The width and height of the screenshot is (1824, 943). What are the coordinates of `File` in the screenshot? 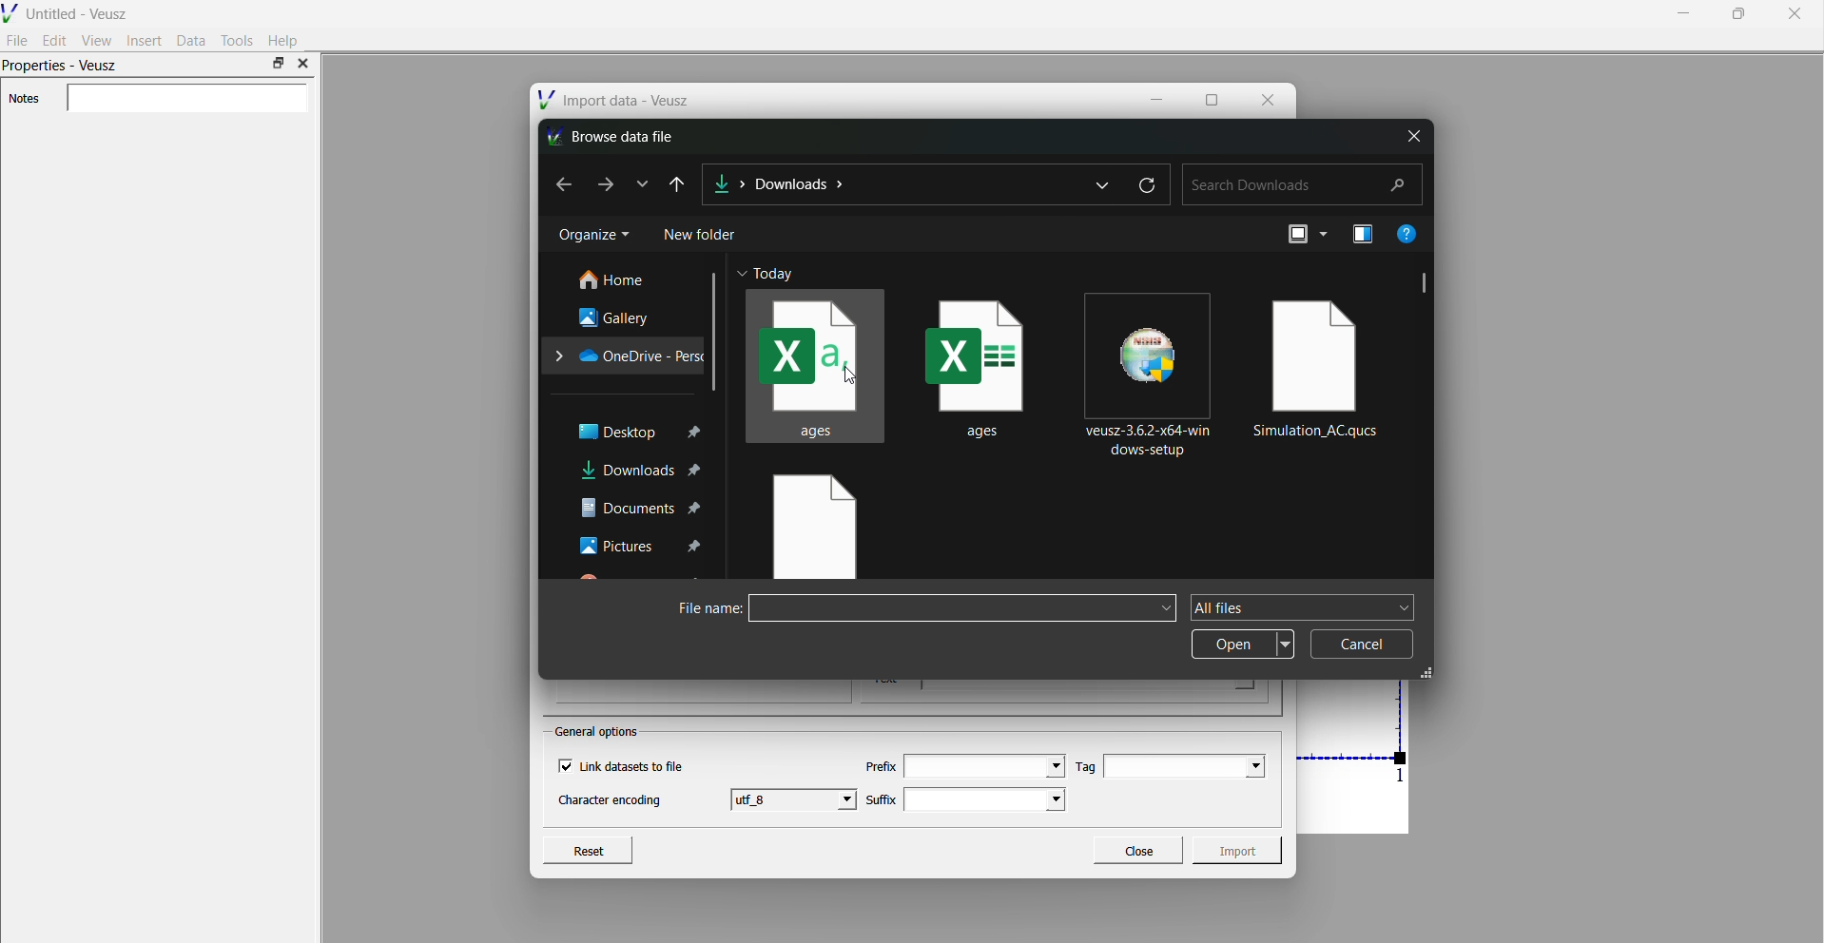 It's located at (18, 39).